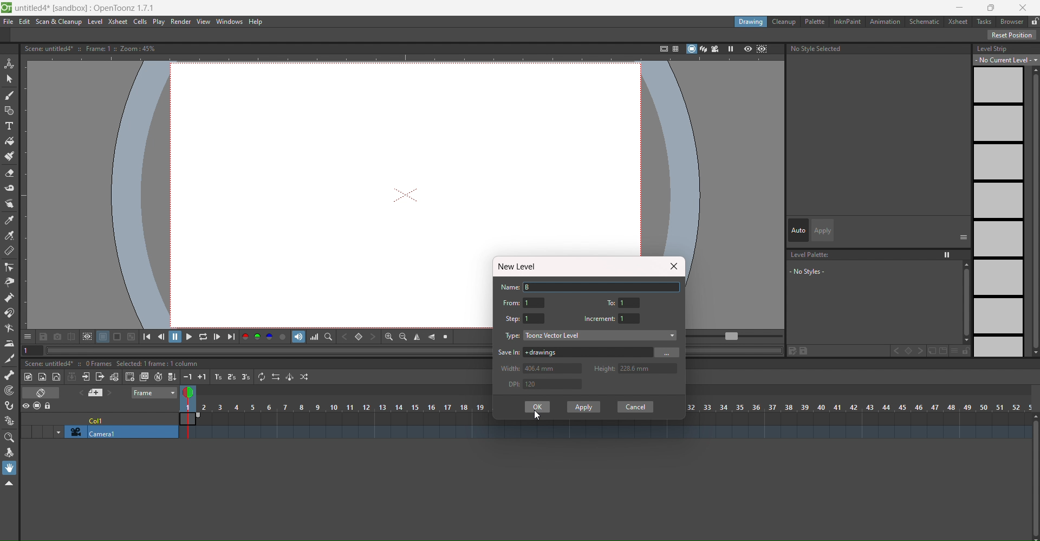 The width and height of the screenshot is (1040, 541). Describe the element at coordinates (1033, 211) in the screenshot. I see `Scroll bar` at that location.